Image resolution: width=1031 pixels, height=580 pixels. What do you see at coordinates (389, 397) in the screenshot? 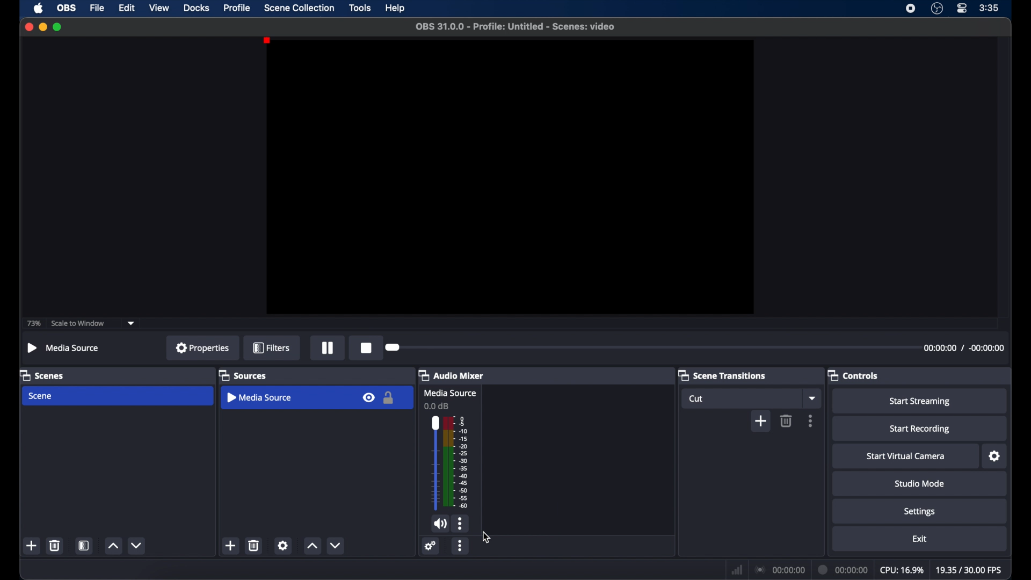
I see `lock icon` at bounding box center [389, 397].